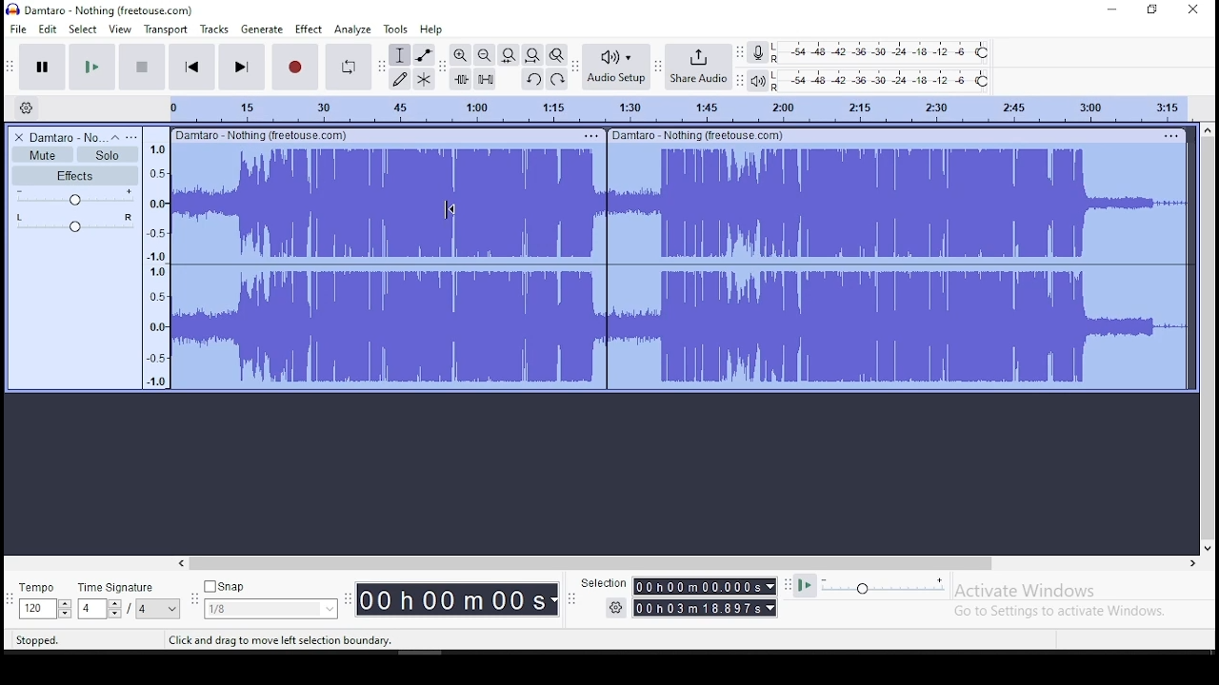 The width and height of the screenshot is (1219, 685). Describe the element at coordinates (705, 608) in the screenshot. I see `time menu` at that location.